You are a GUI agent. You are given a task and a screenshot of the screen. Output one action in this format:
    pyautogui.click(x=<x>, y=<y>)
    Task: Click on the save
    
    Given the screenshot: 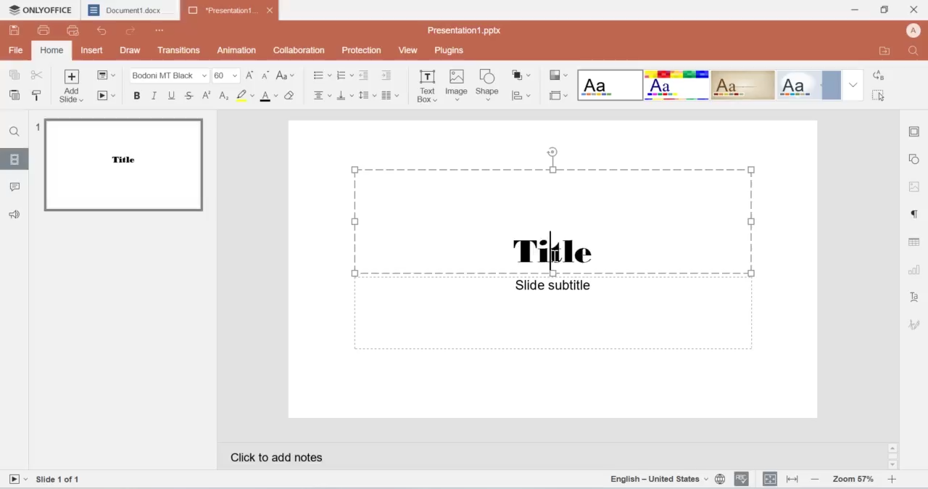 What is the action you would take?
    pyautogui.click(x=15, y=30)
    